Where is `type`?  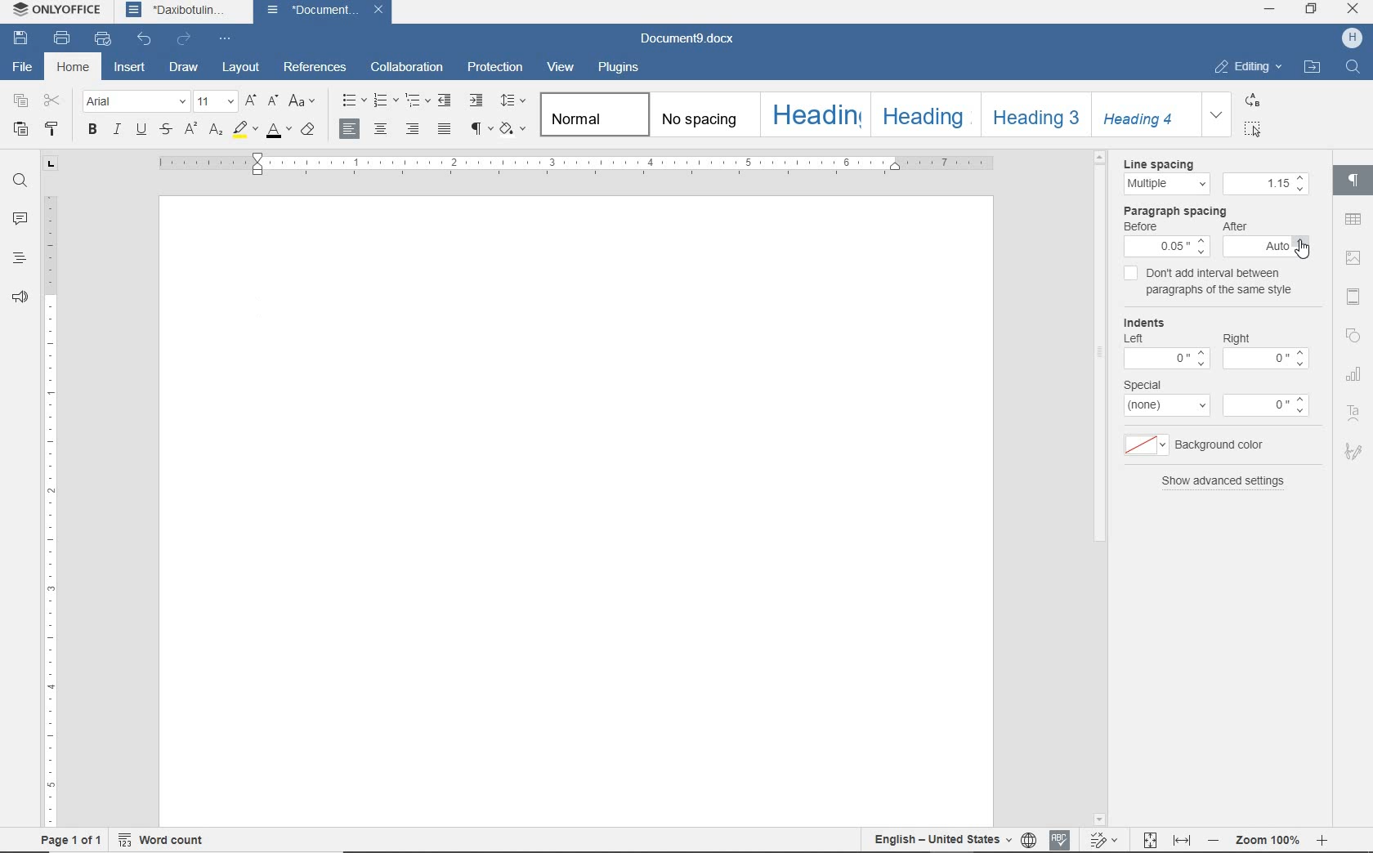
type is located at coordinates (1168, 404).